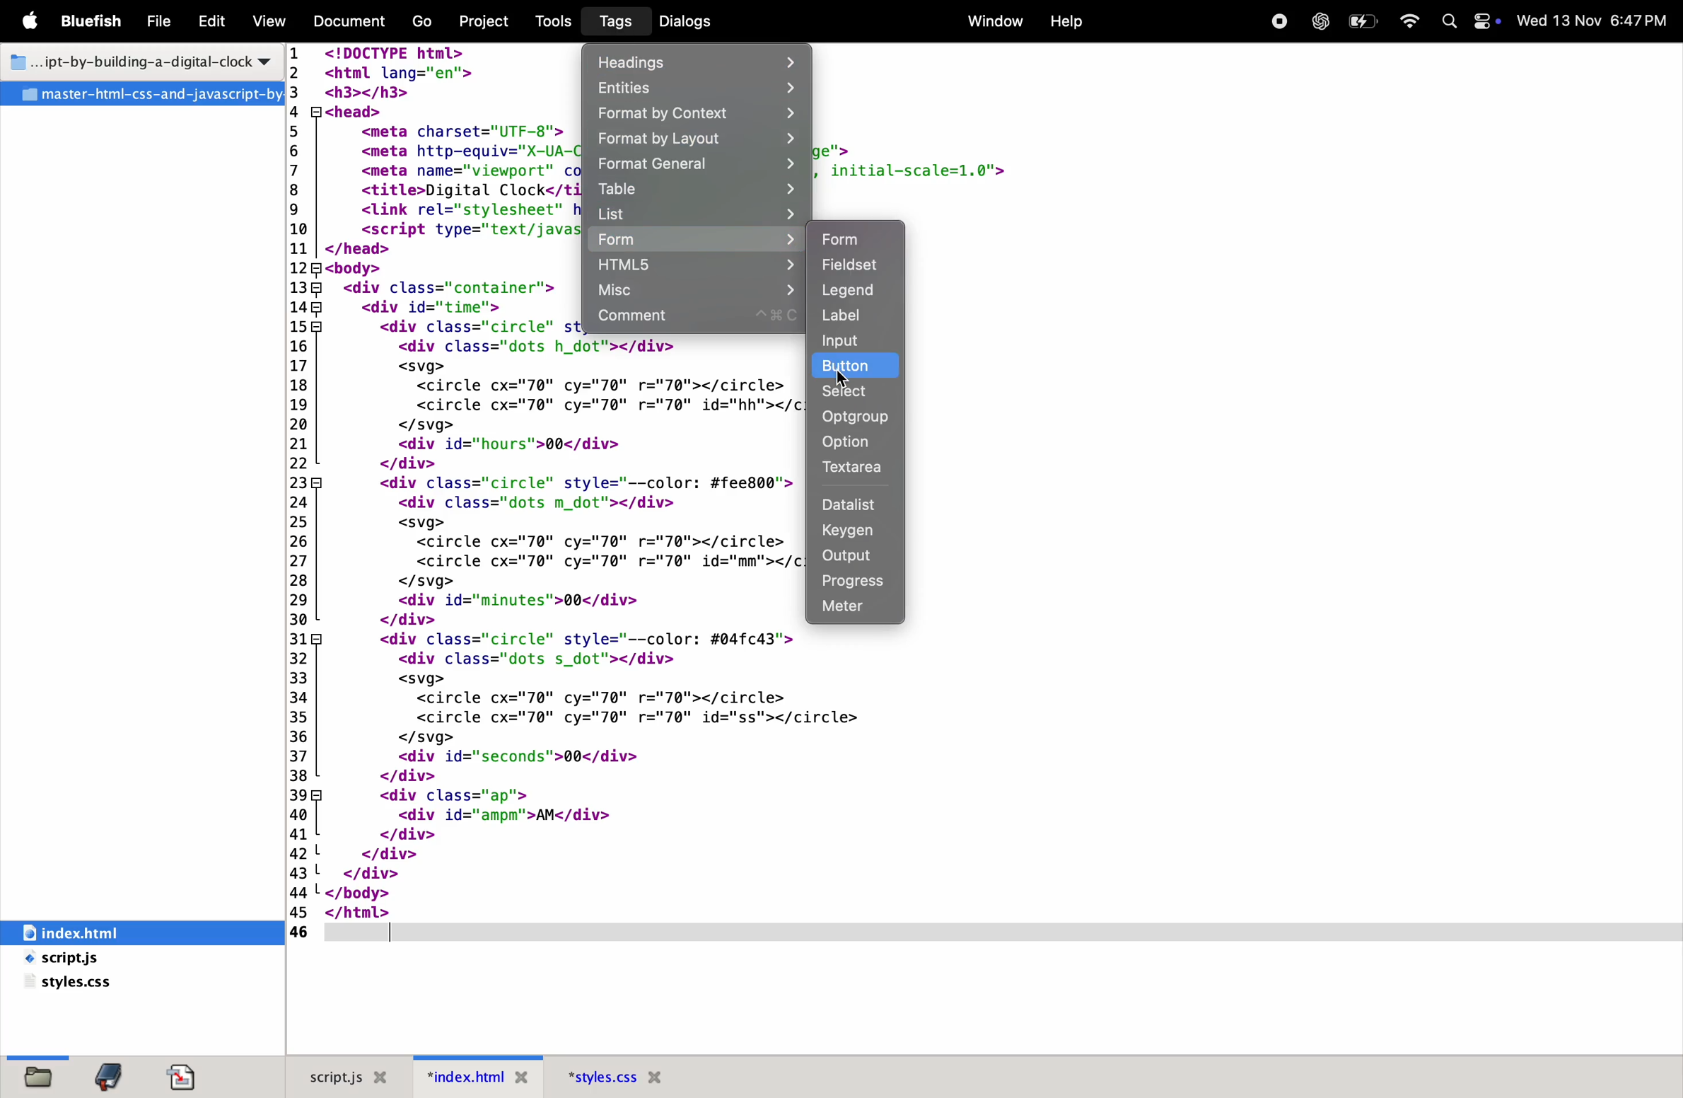  Describe the element at coordinates (1597, 19) in the screenshot. I see `Date and time` at that location.